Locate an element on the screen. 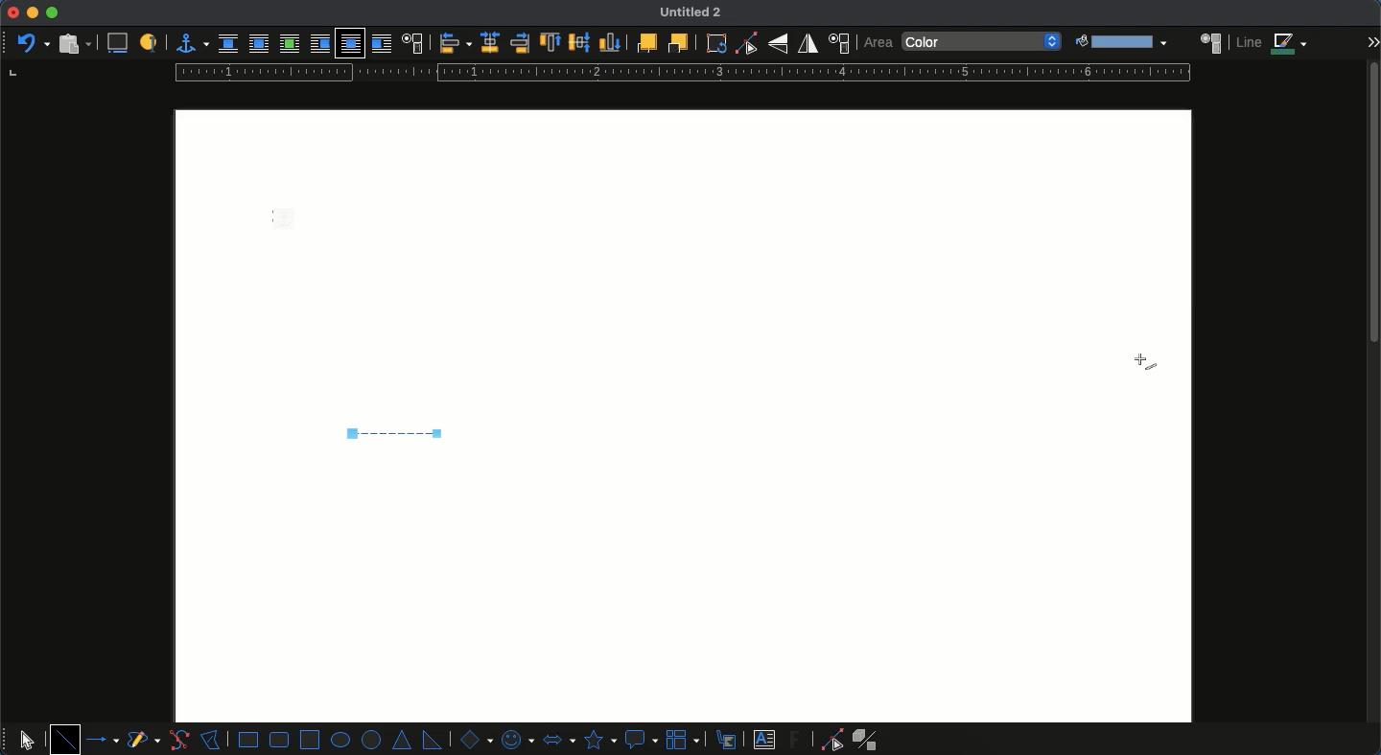 The image size is (1381, 755). text wrap is located at coordinates (411, 42).